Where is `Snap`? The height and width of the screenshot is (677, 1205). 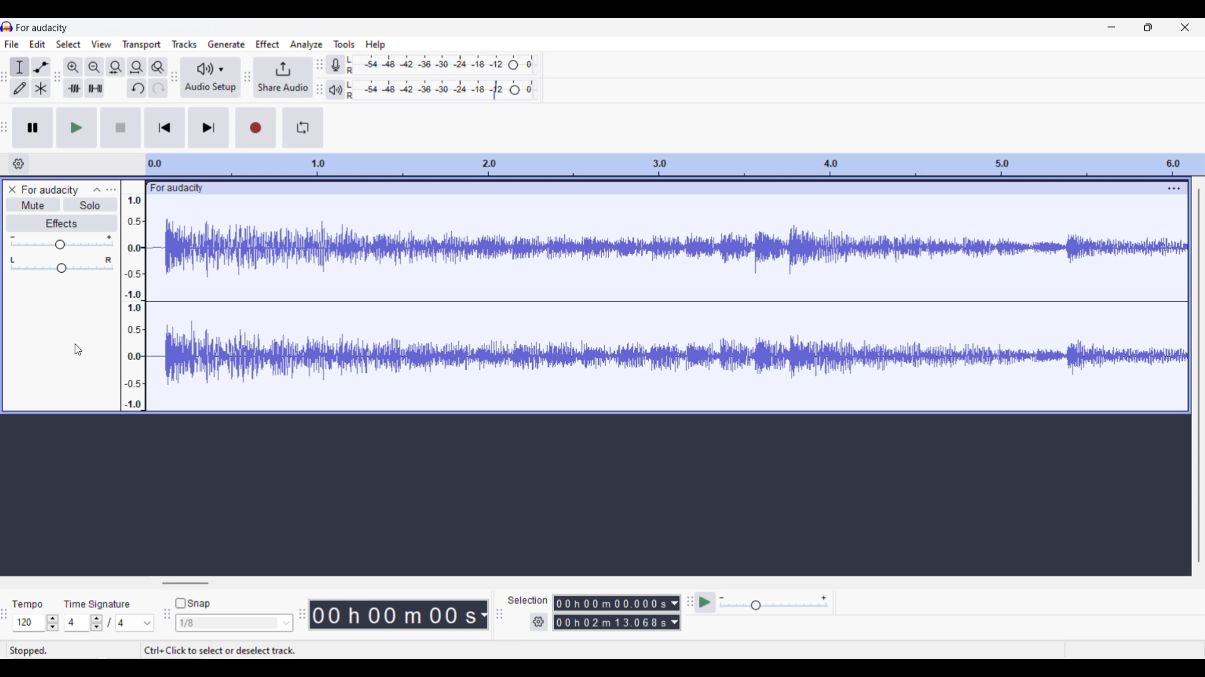
Snap is located at coordinates (193, 603).